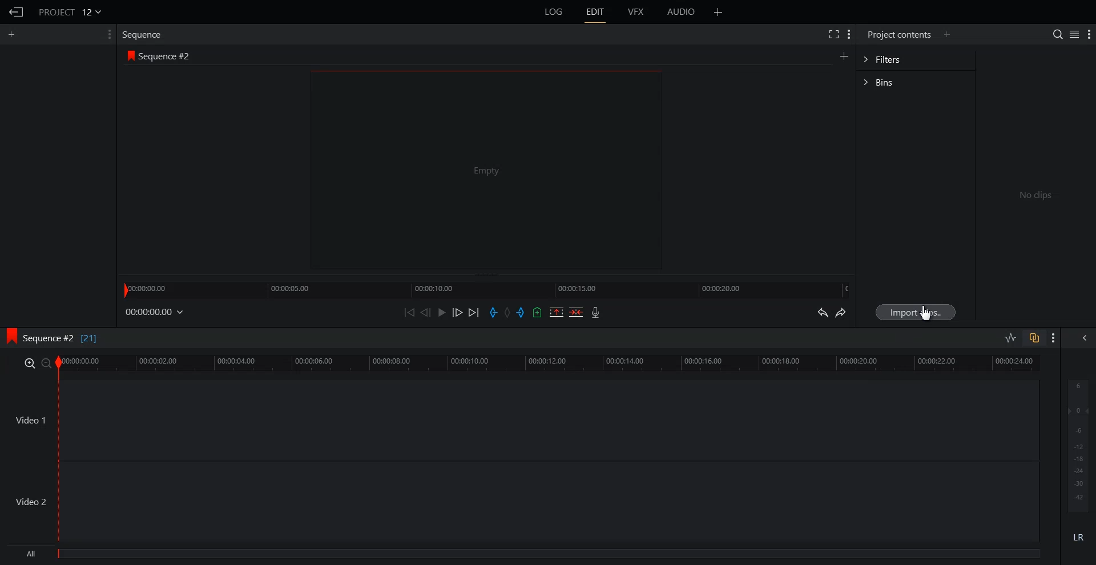 This screenshot has width=1096, height=565. What do you see at coordinates (493, 313) in the screenshot?
I see `Add in mark in the current video` at bounding box center [493, 313].